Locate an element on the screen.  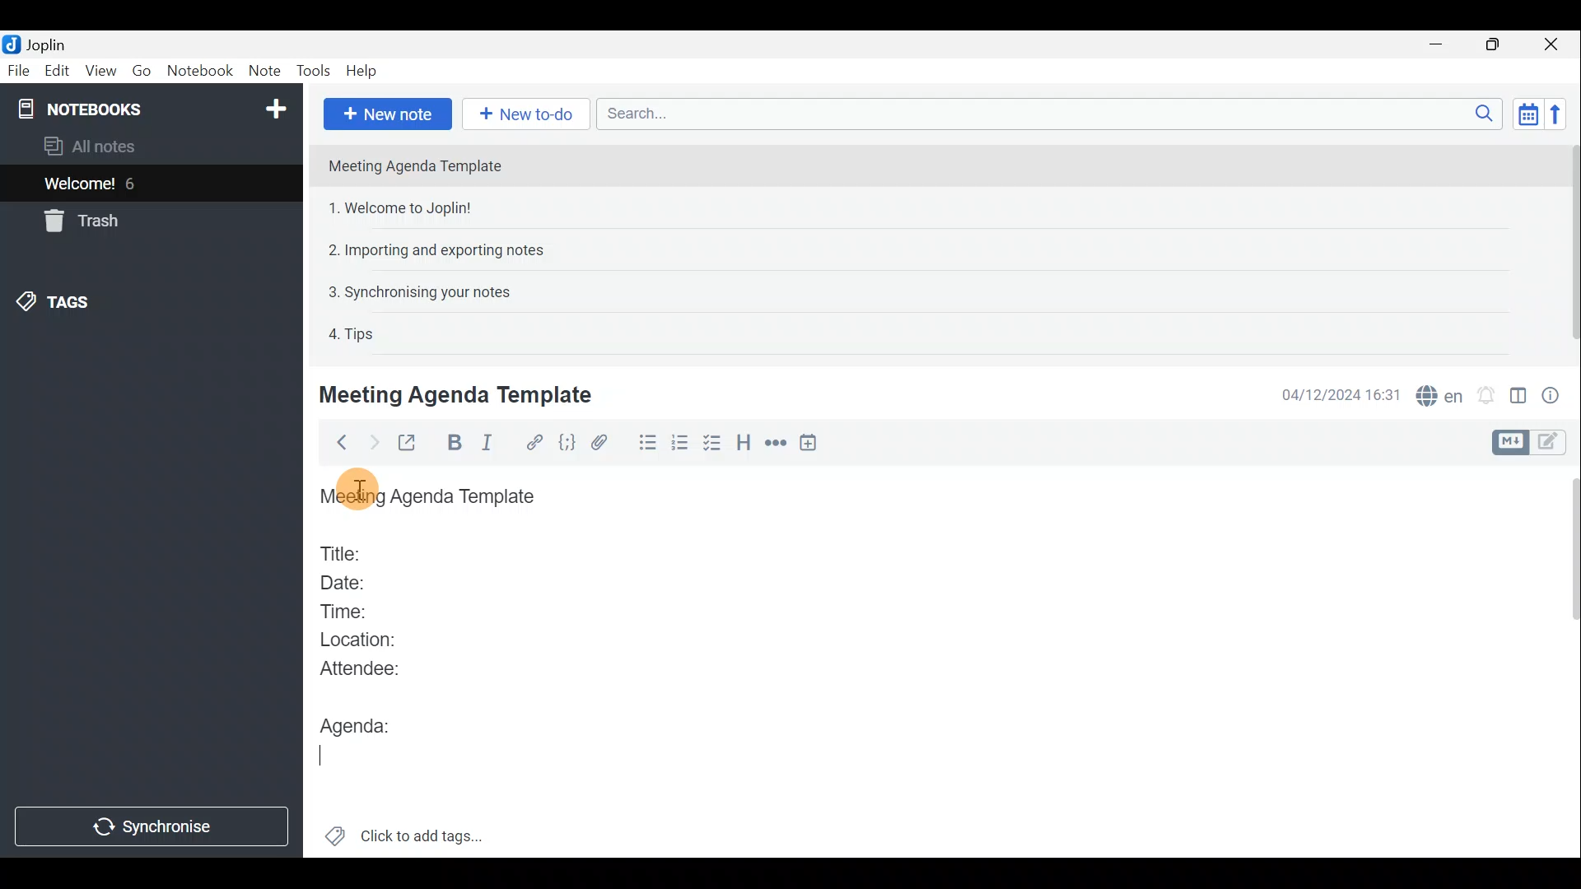
Checkbox is located at coordinates (712, 444).